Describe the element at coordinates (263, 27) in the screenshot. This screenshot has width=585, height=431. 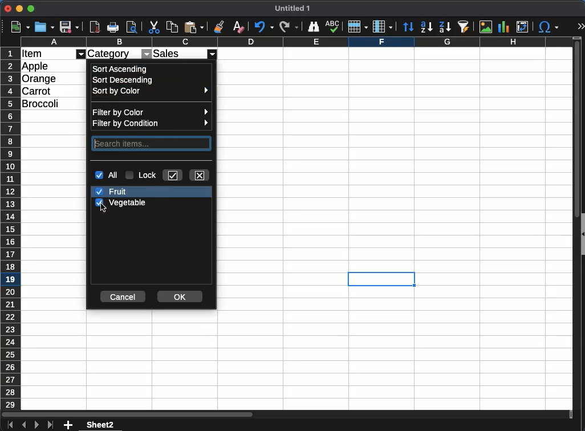
I see `undo` at that location.